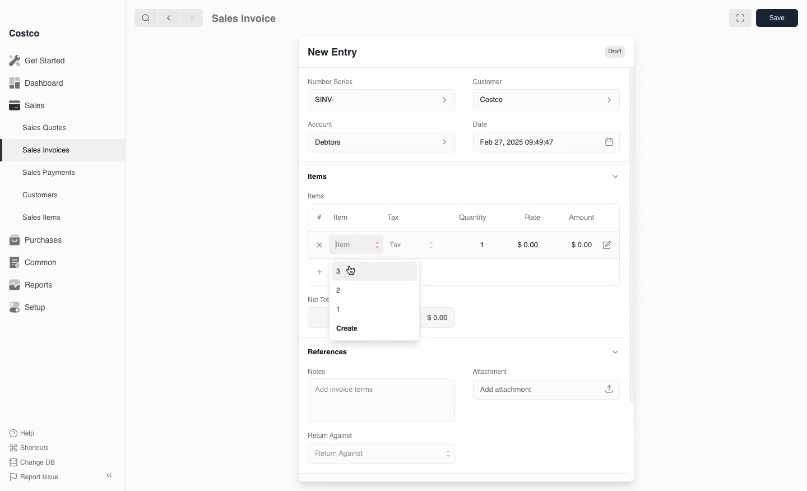 Image resolution: width=807 pixels, height=491 pixels. Describe the element at coordinates (342, 217) in the screenshot. I see `Item` at that location.